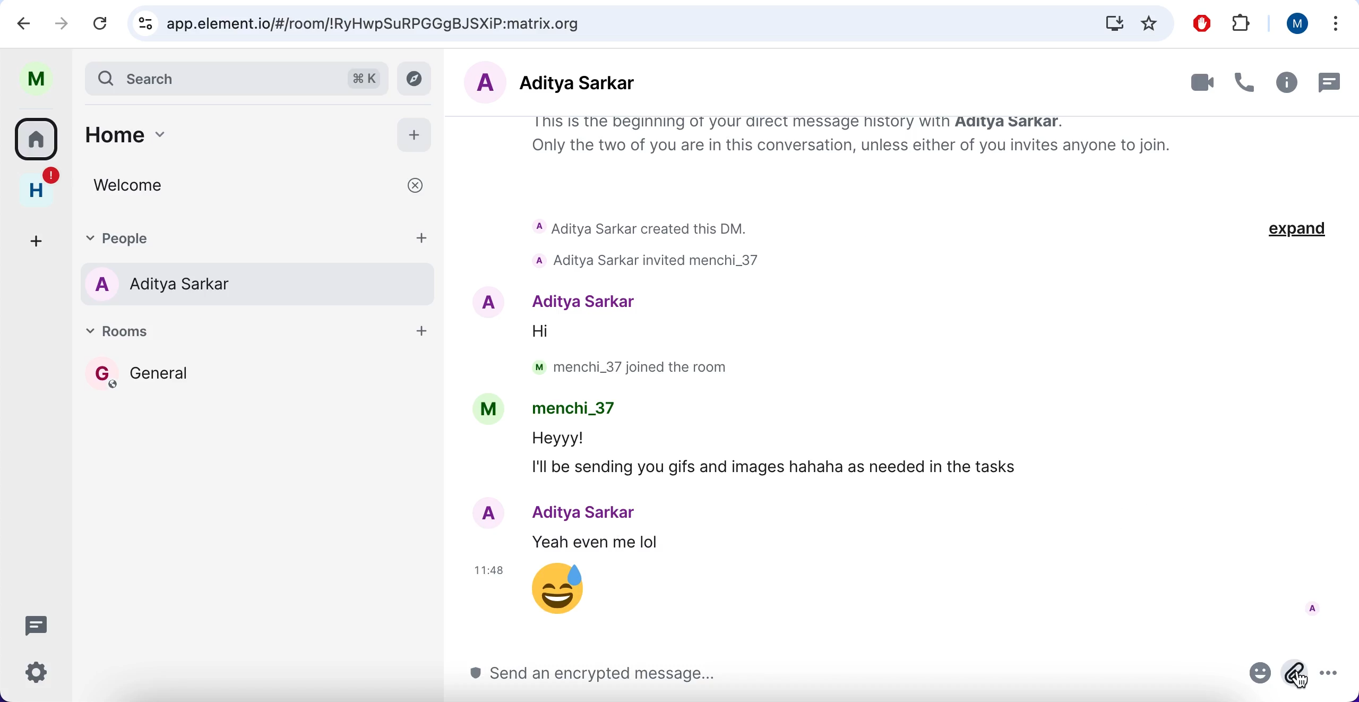 The image size is (1359, 702). Describe the element at coordinates (238, 76) in the screenshot. I see `search` at that location.